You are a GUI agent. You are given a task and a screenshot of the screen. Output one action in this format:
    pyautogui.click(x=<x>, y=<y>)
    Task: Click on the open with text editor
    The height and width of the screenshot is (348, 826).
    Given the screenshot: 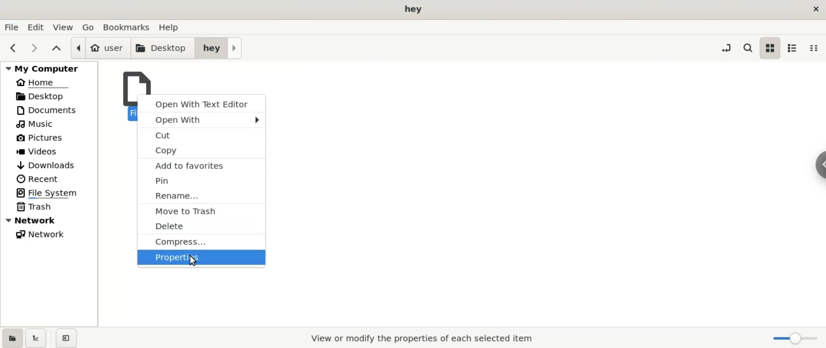 What is the action you would take?
    pyautogui.click(x=203, y=103)
    